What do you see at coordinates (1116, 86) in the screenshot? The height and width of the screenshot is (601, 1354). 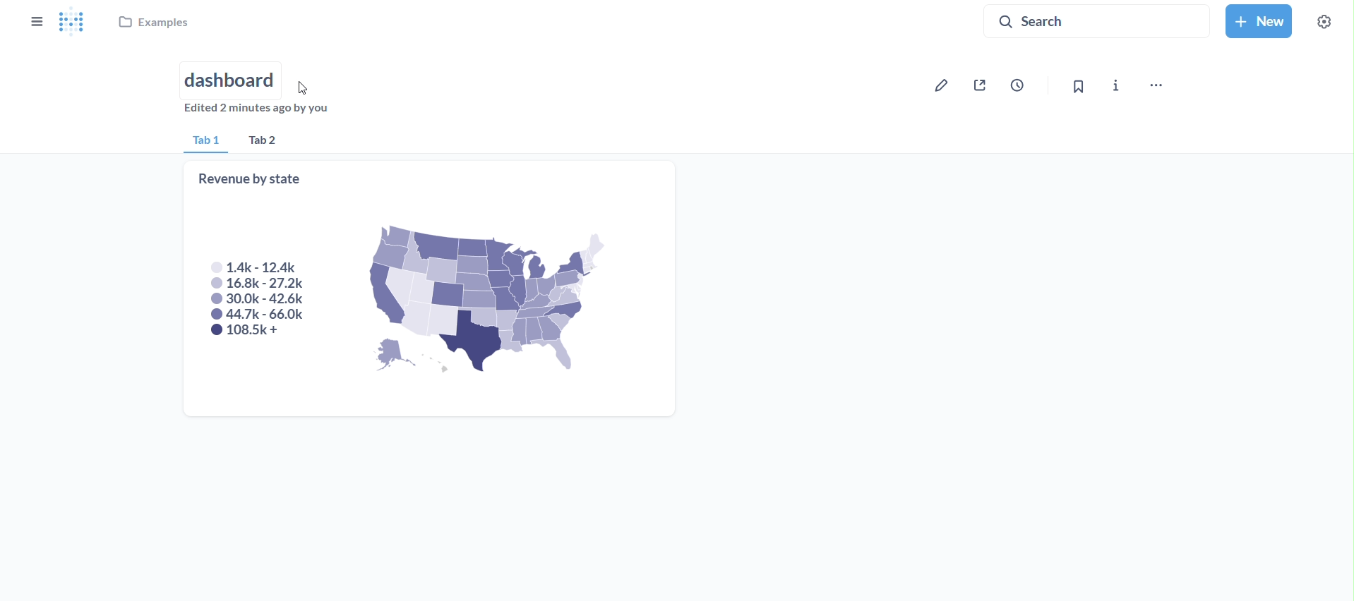 I see `more info` at bounding box center [1116, 86].